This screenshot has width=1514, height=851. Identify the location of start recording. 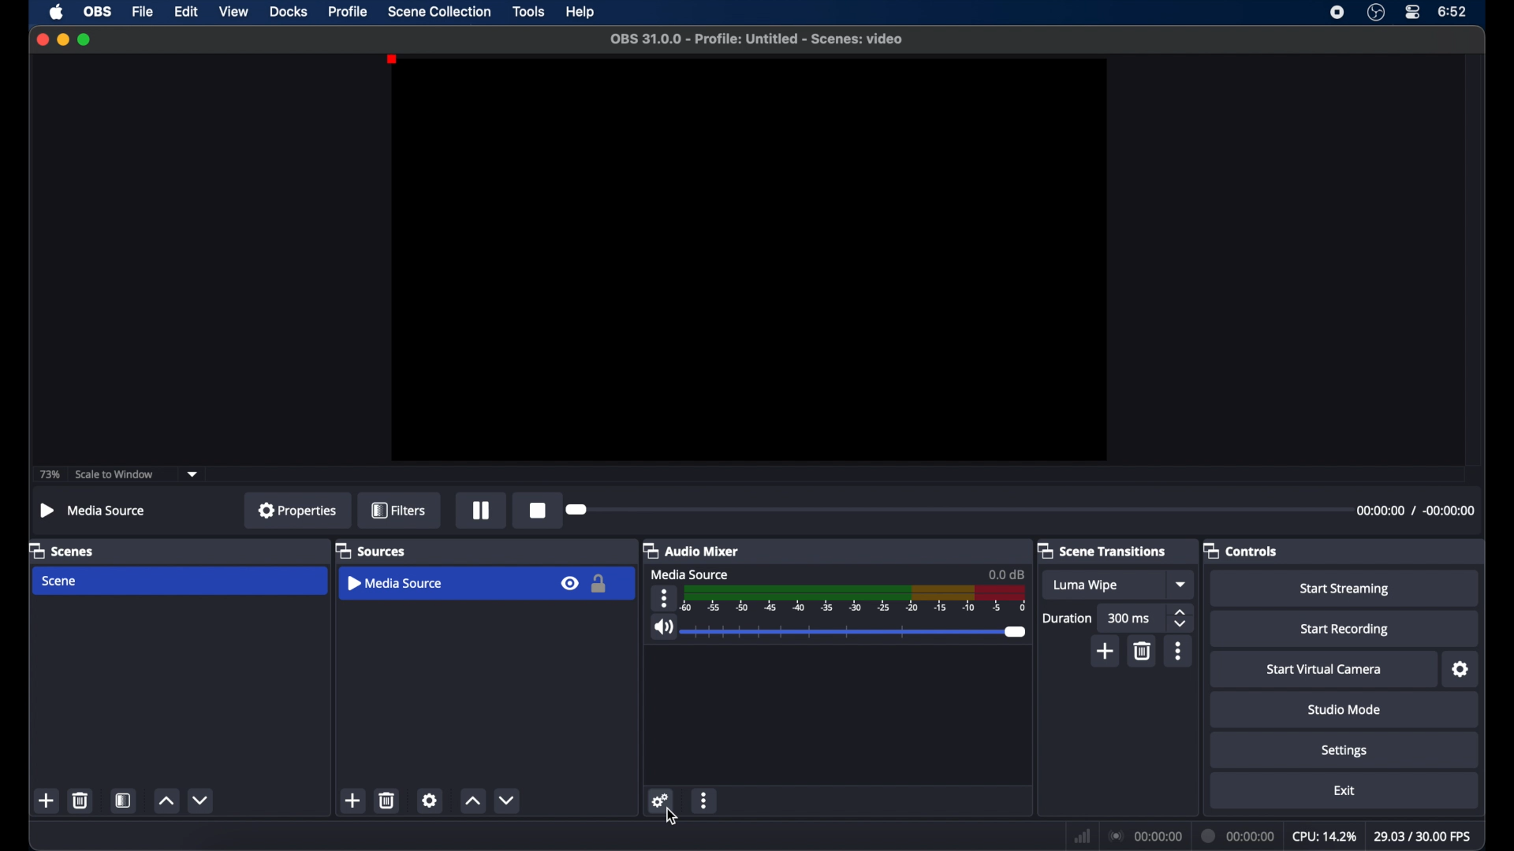
(1345, 630).